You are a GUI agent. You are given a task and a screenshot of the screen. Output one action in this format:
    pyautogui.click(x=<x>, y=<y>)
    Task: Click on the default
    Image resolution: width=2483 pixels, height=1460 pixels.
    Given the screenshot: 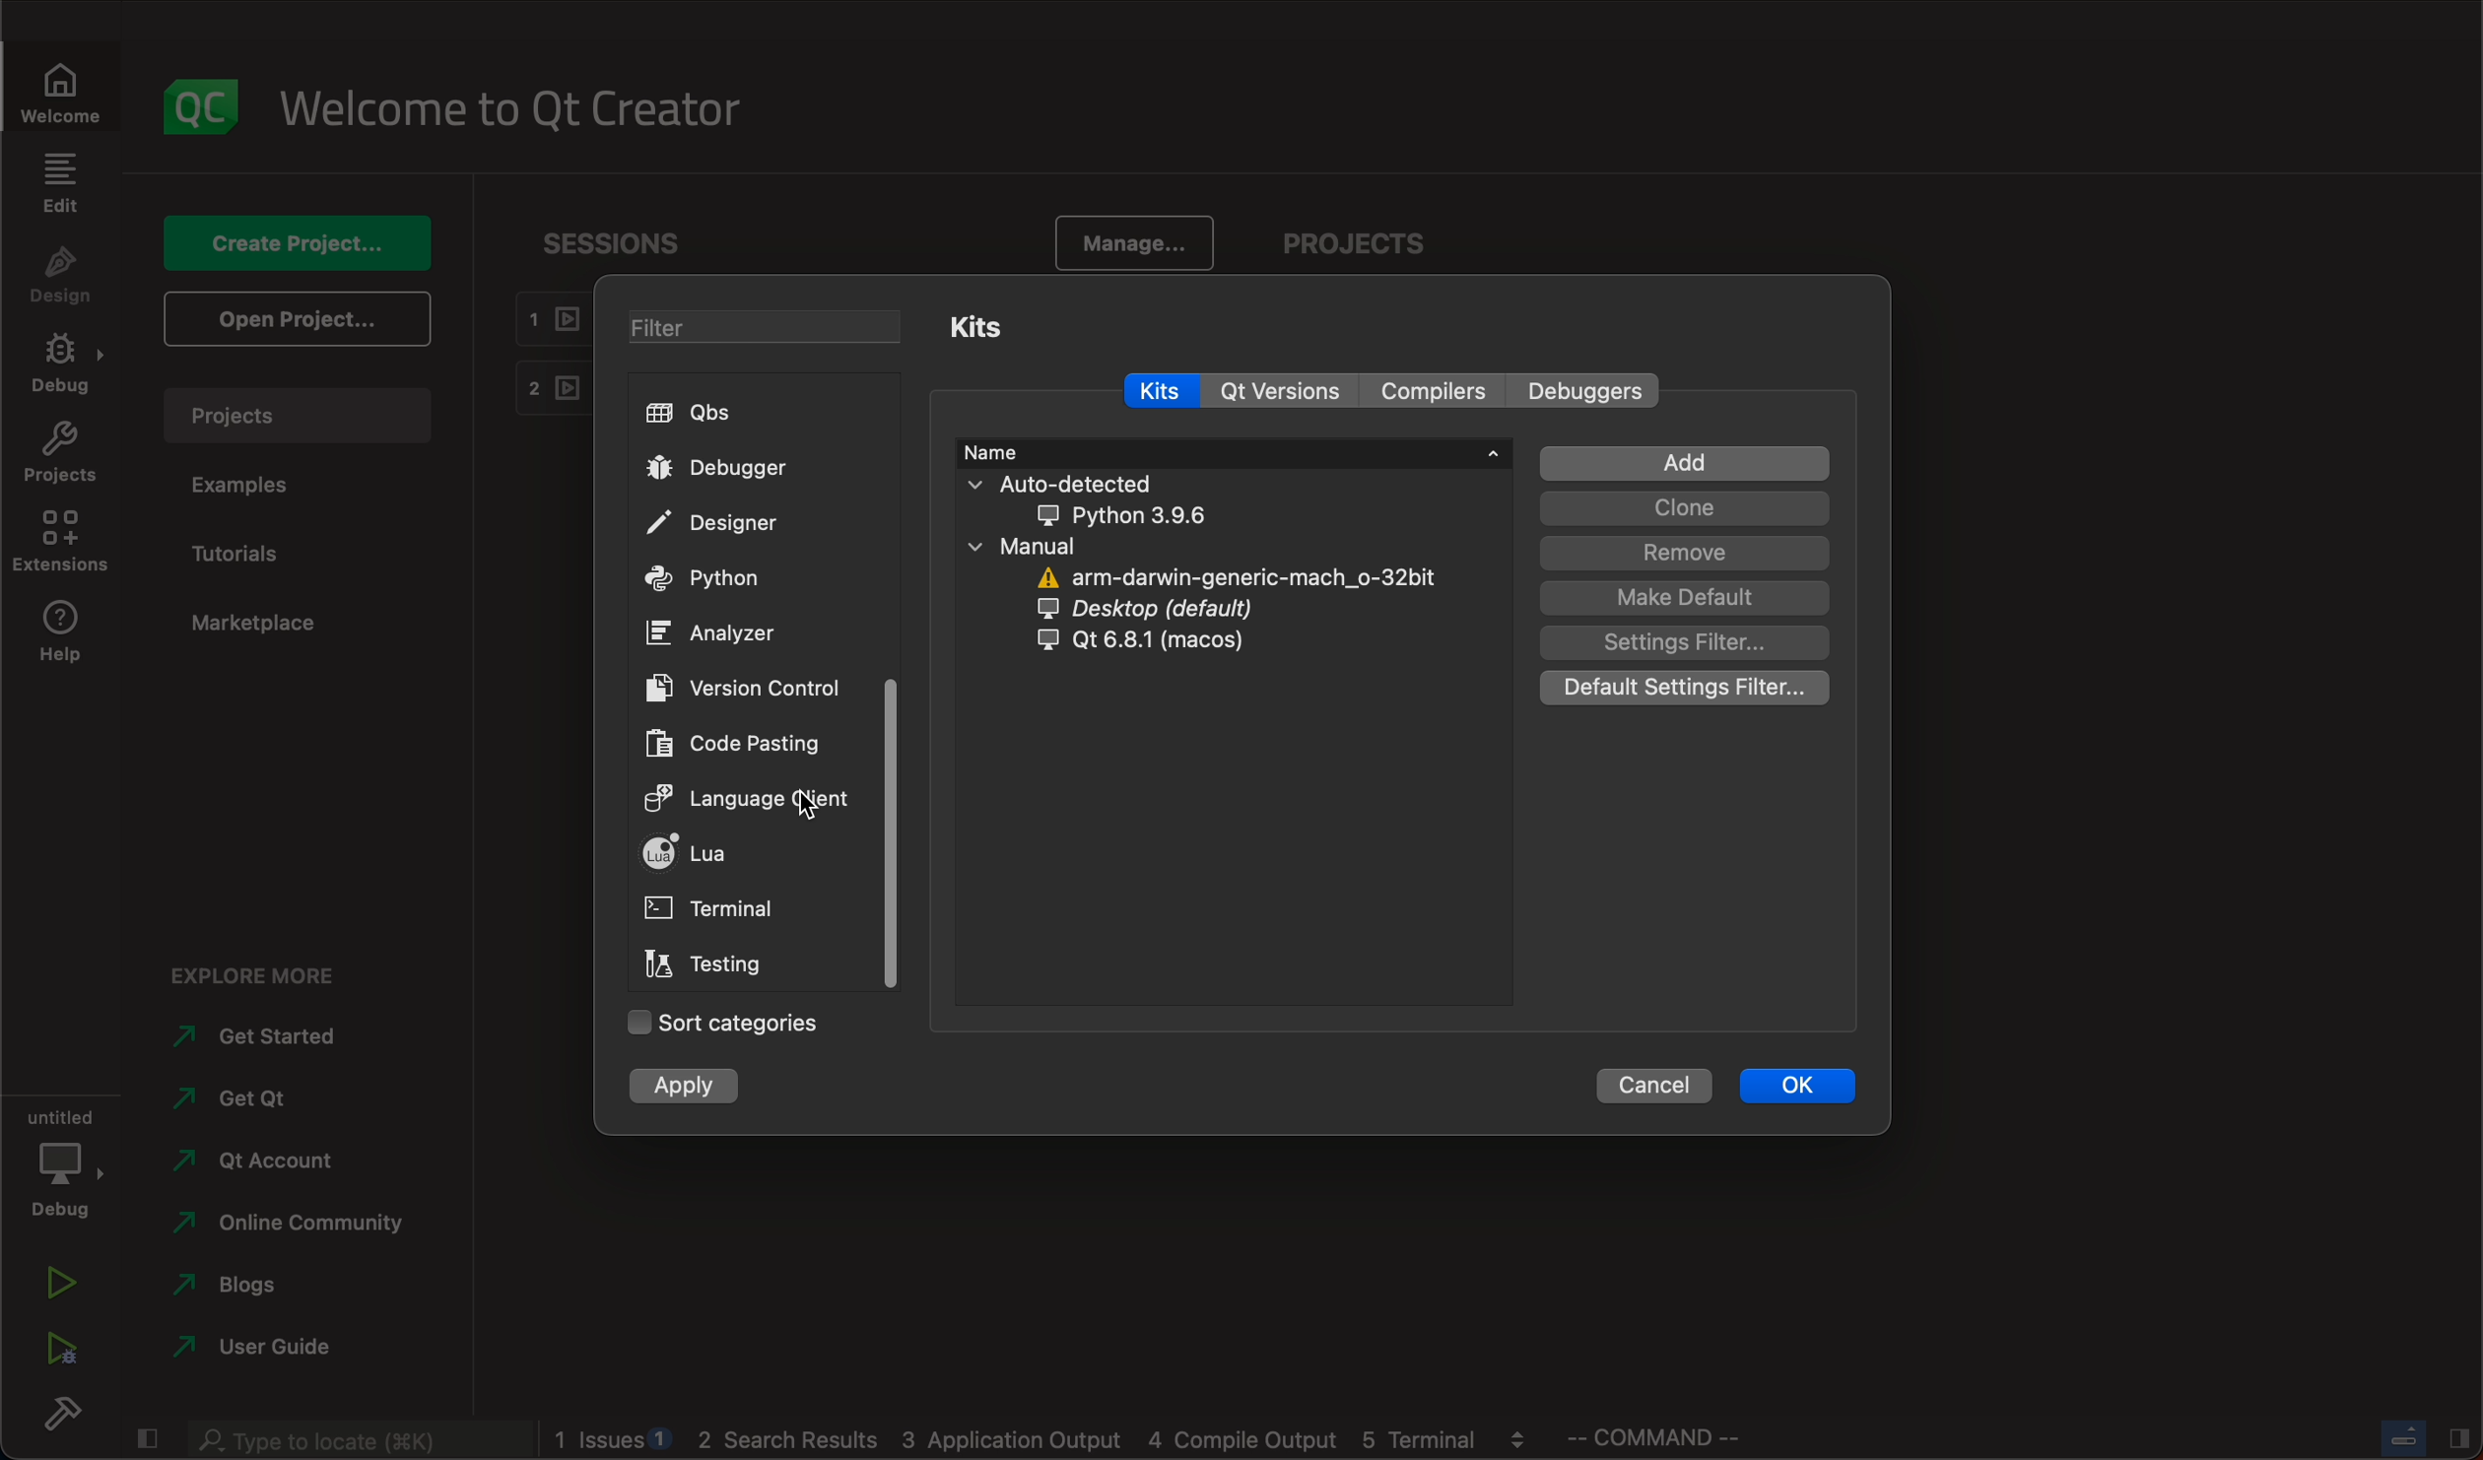 What is the action you would take?
    pyautogui.click(x=1685, y=598)
    